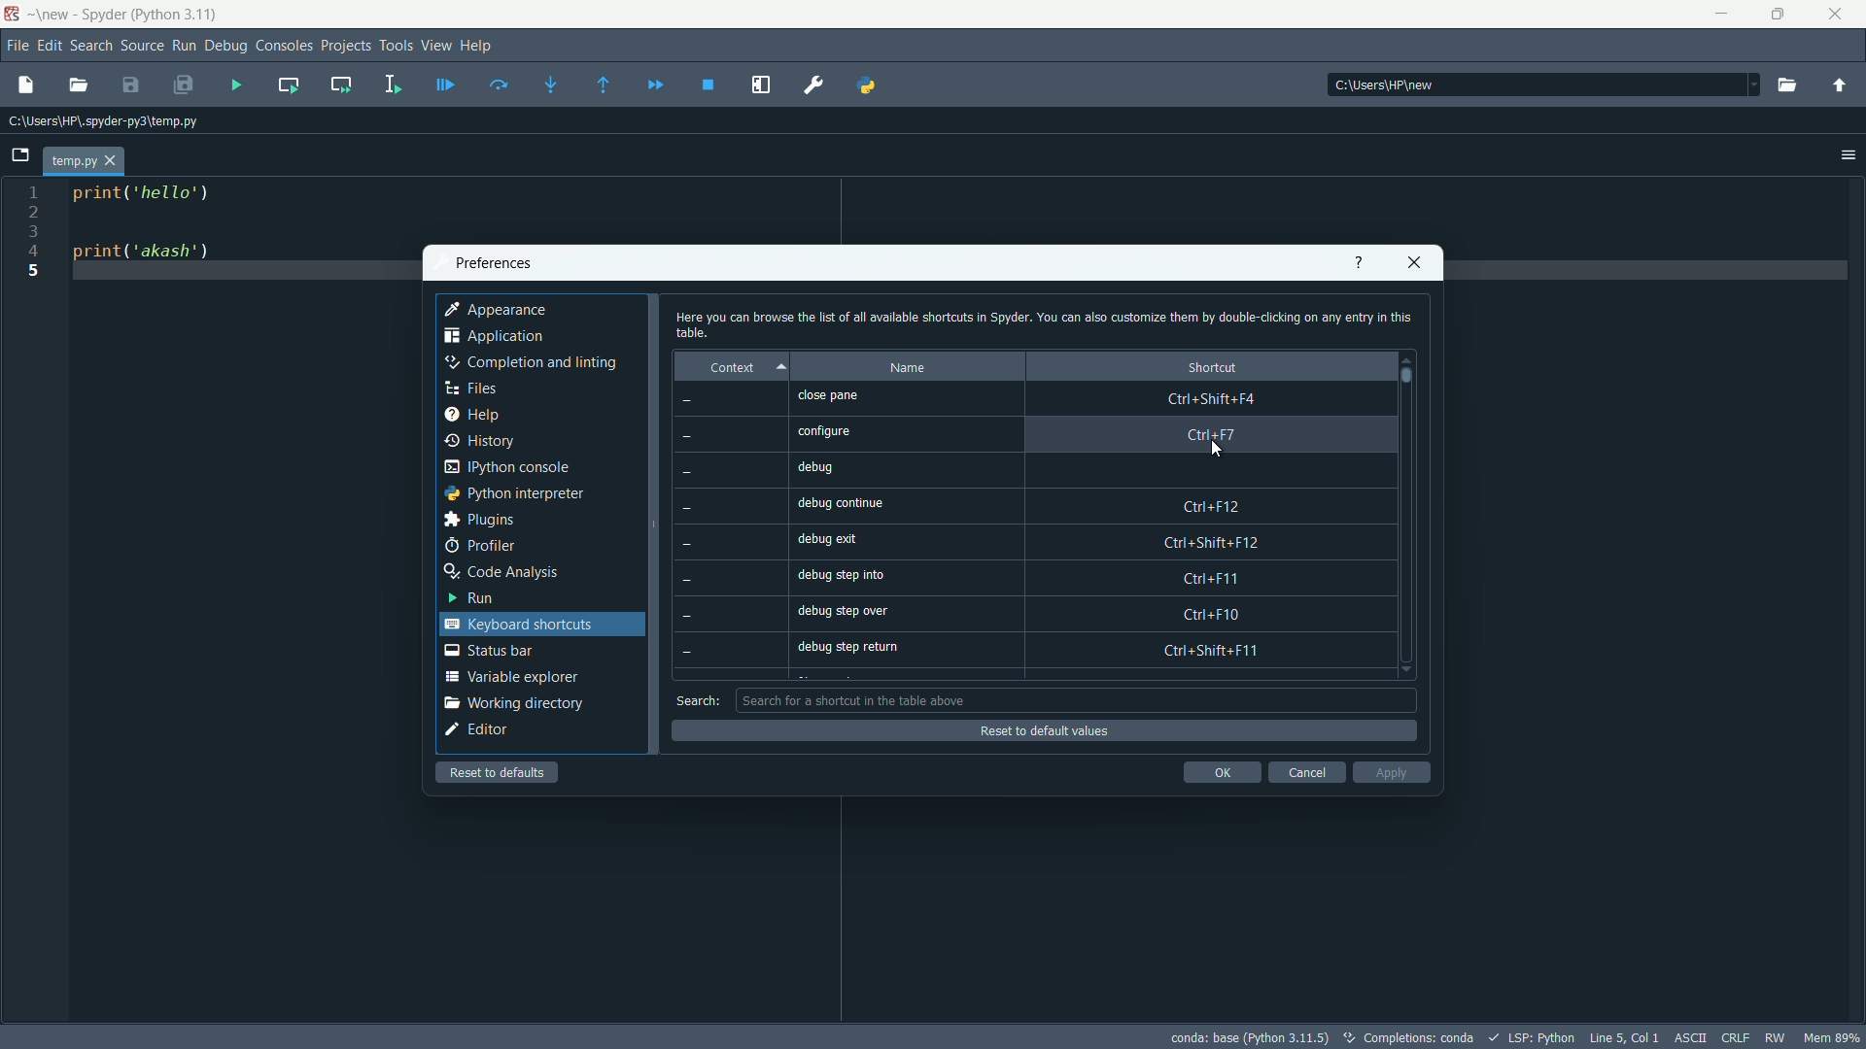 This screenshot has height=1049, width=1866. Describe the element at coordinates (444, 86) in the screenshot. I see `debug file` at that location.